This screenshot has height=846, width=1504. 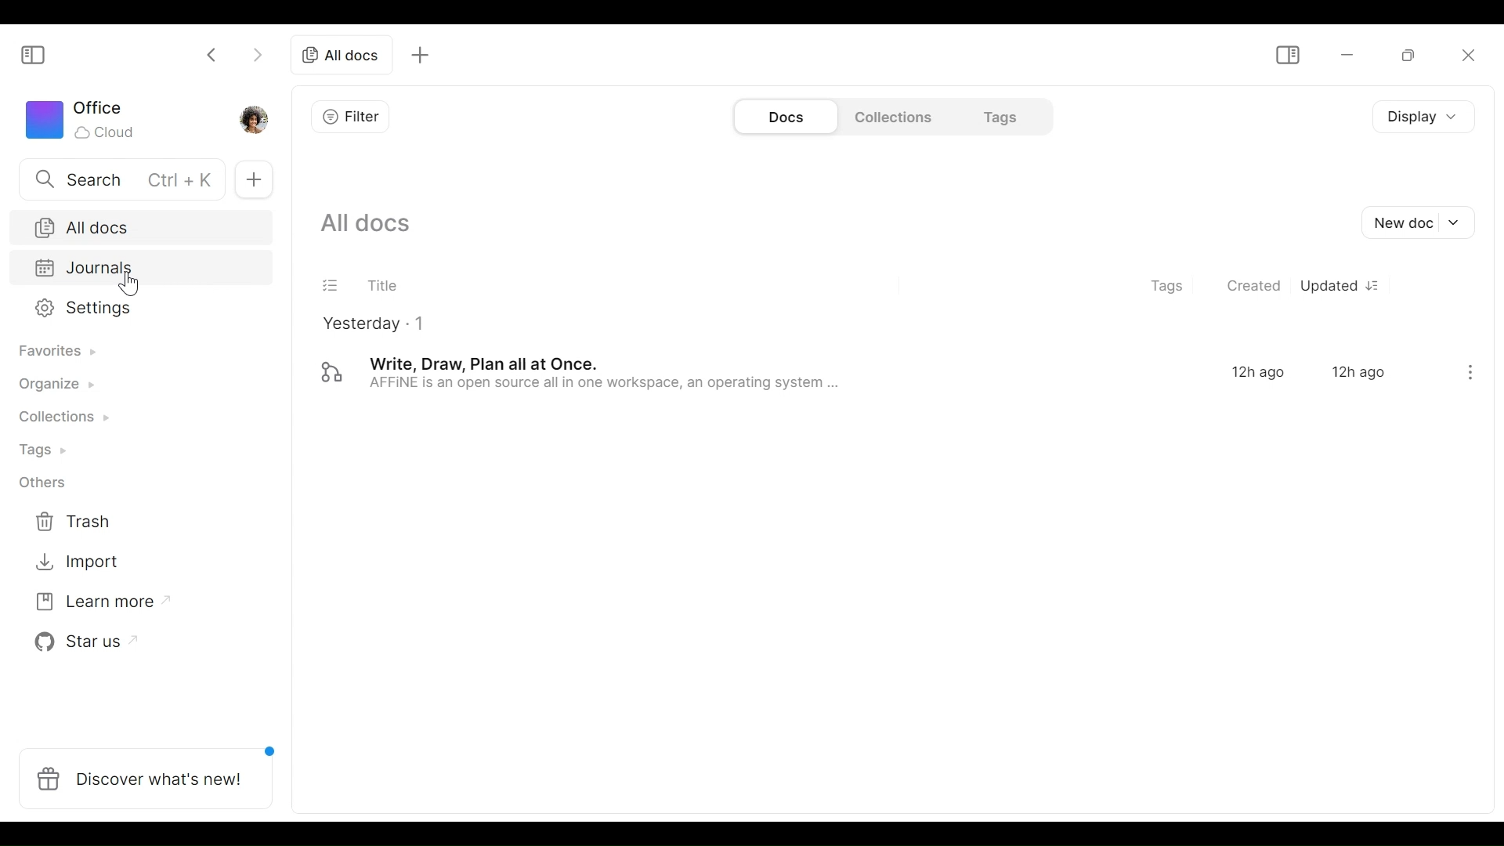 What do you see at coordinates (1413, 221) in the screenshot?
I see `New Document` at bounding box center [1413, 221].